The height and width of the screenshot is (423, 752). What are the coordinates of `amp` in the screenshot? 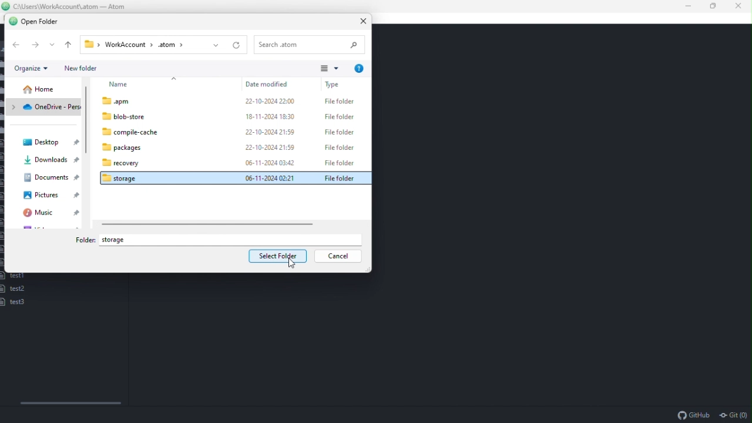 It's located at (229, 100).